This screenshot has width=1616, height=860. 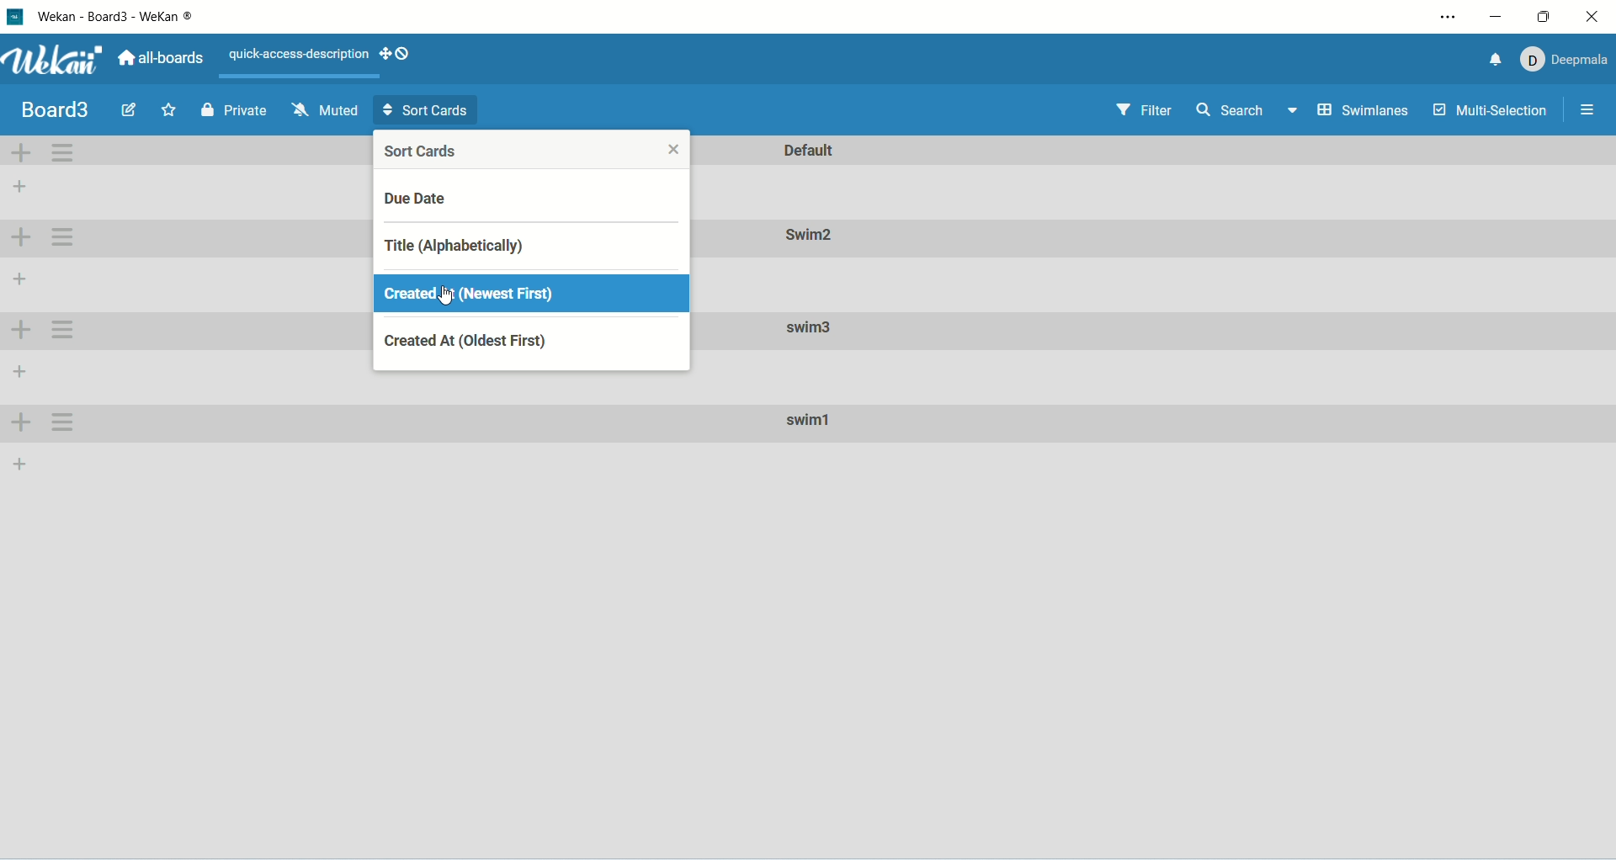 I want to click on swimlanes, so click(x=1365, y=114).